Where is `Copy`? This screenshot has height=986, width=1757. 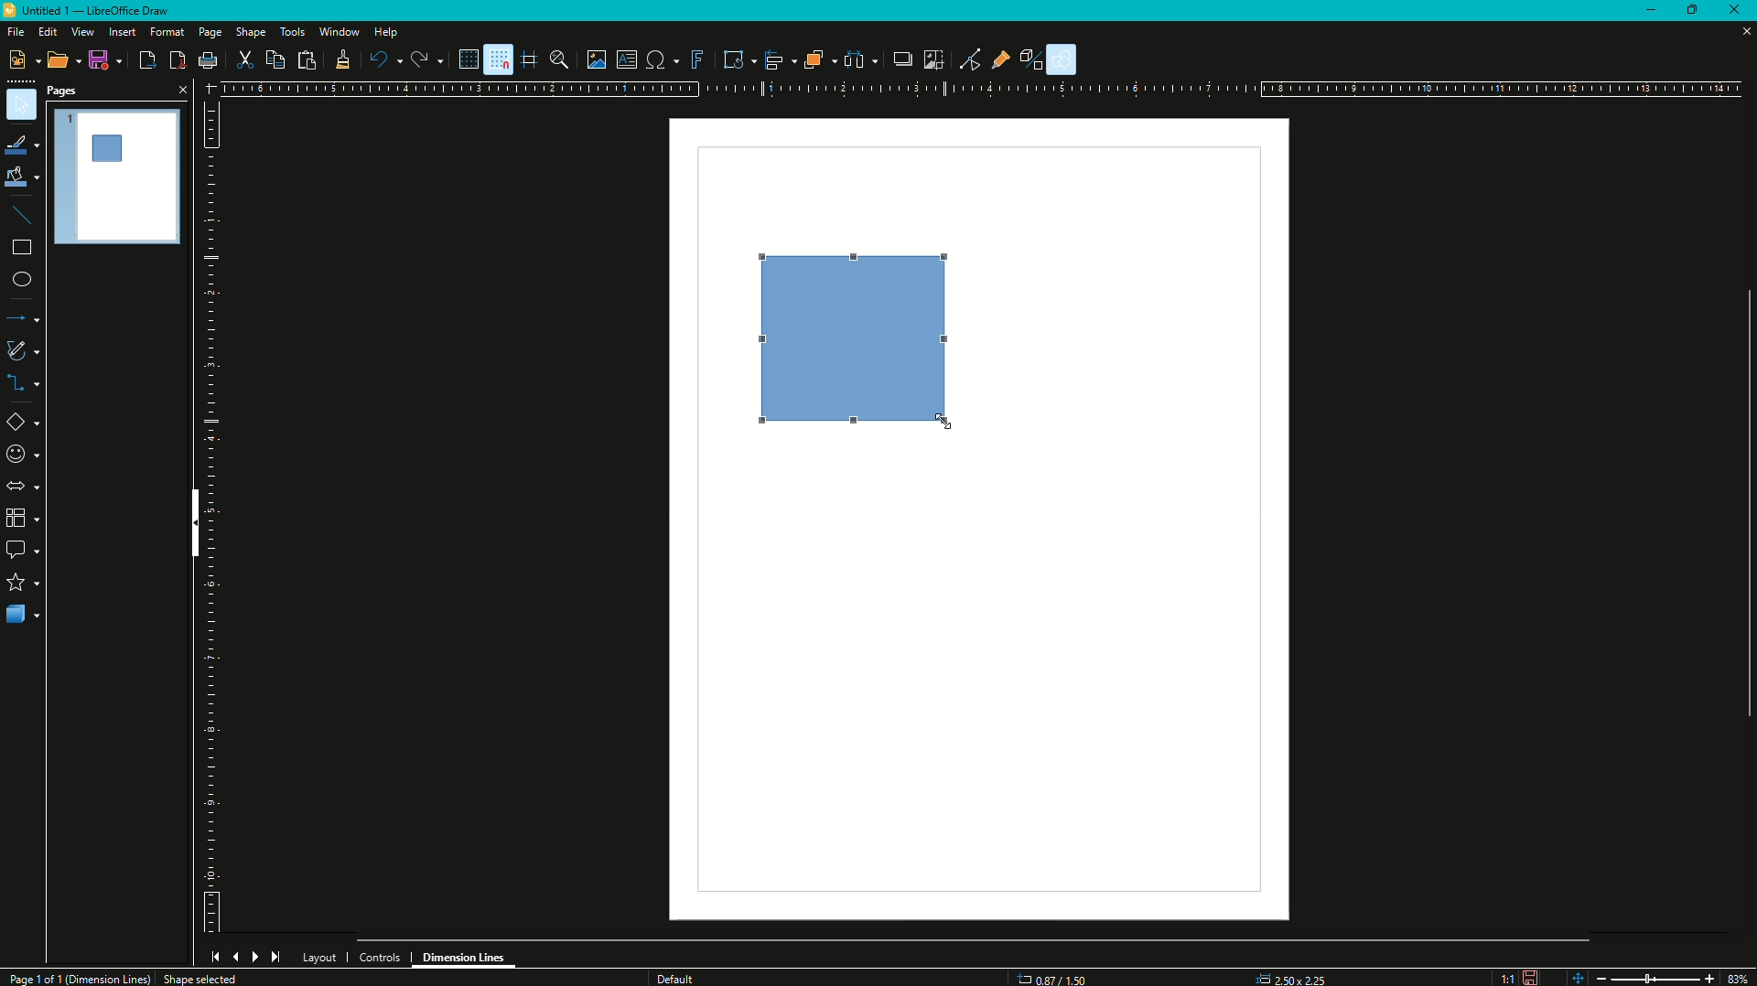 Copy is located at coordinates (273, 60).